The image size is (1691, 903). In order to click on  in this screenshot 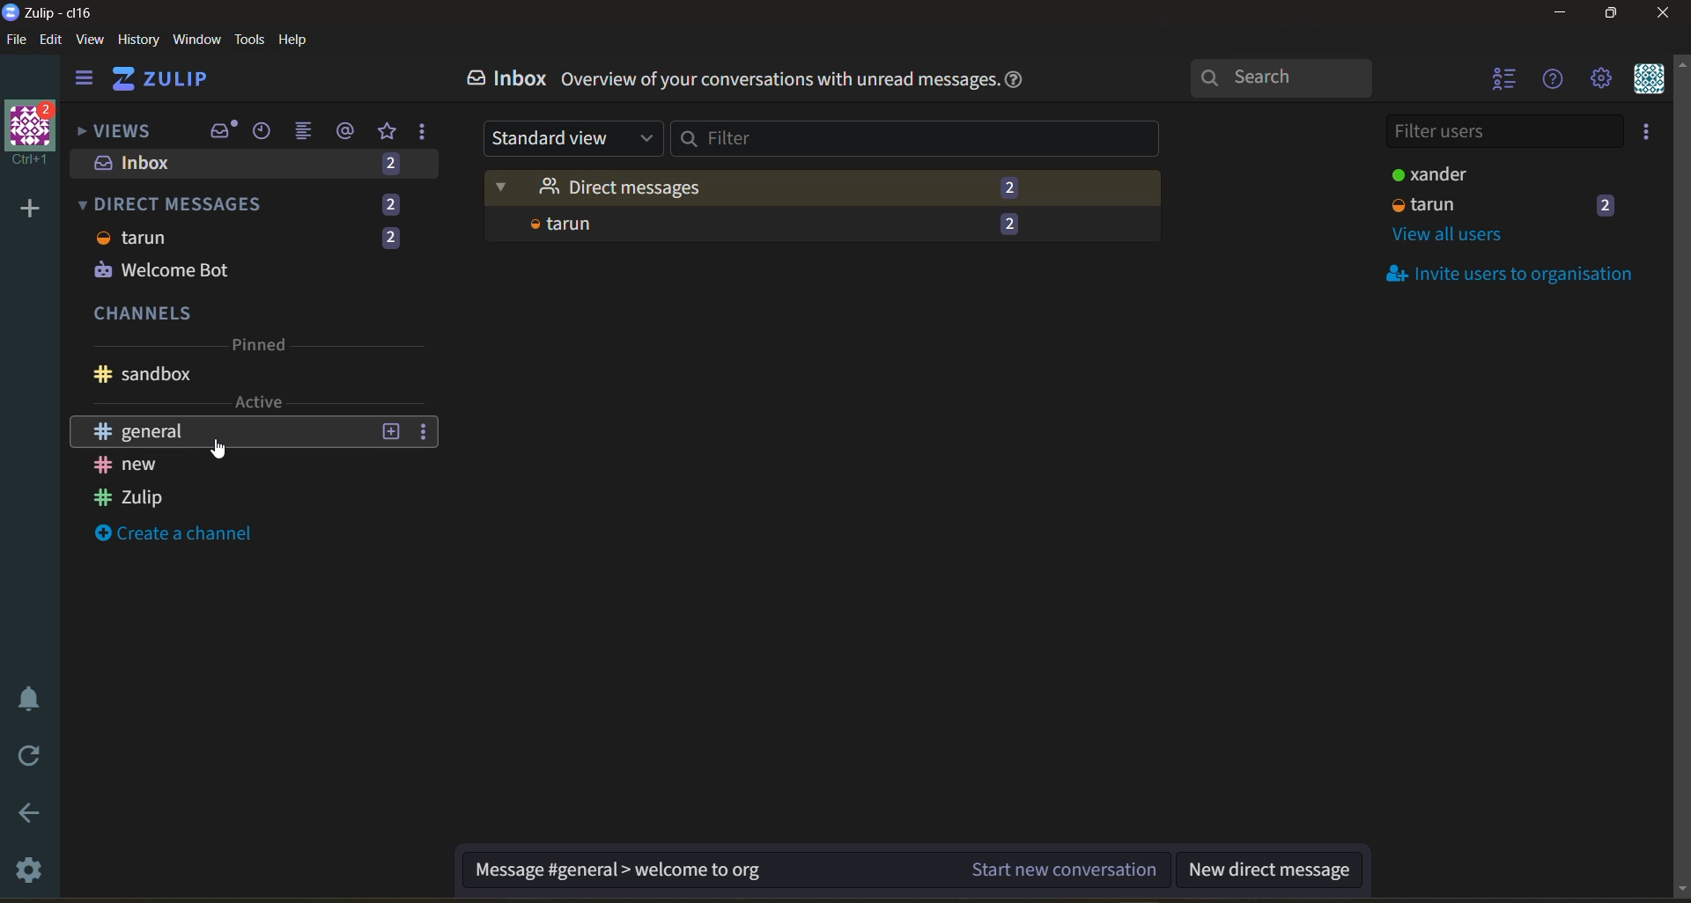, I will do `click(150, 432)`.